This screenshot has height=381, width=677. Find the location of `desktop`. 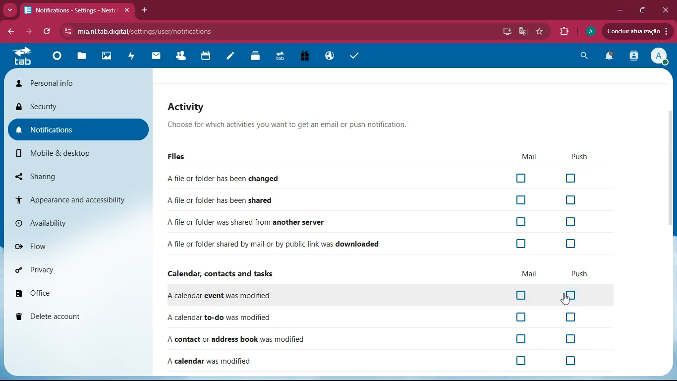

desktop is located at coordinates (506, 32).